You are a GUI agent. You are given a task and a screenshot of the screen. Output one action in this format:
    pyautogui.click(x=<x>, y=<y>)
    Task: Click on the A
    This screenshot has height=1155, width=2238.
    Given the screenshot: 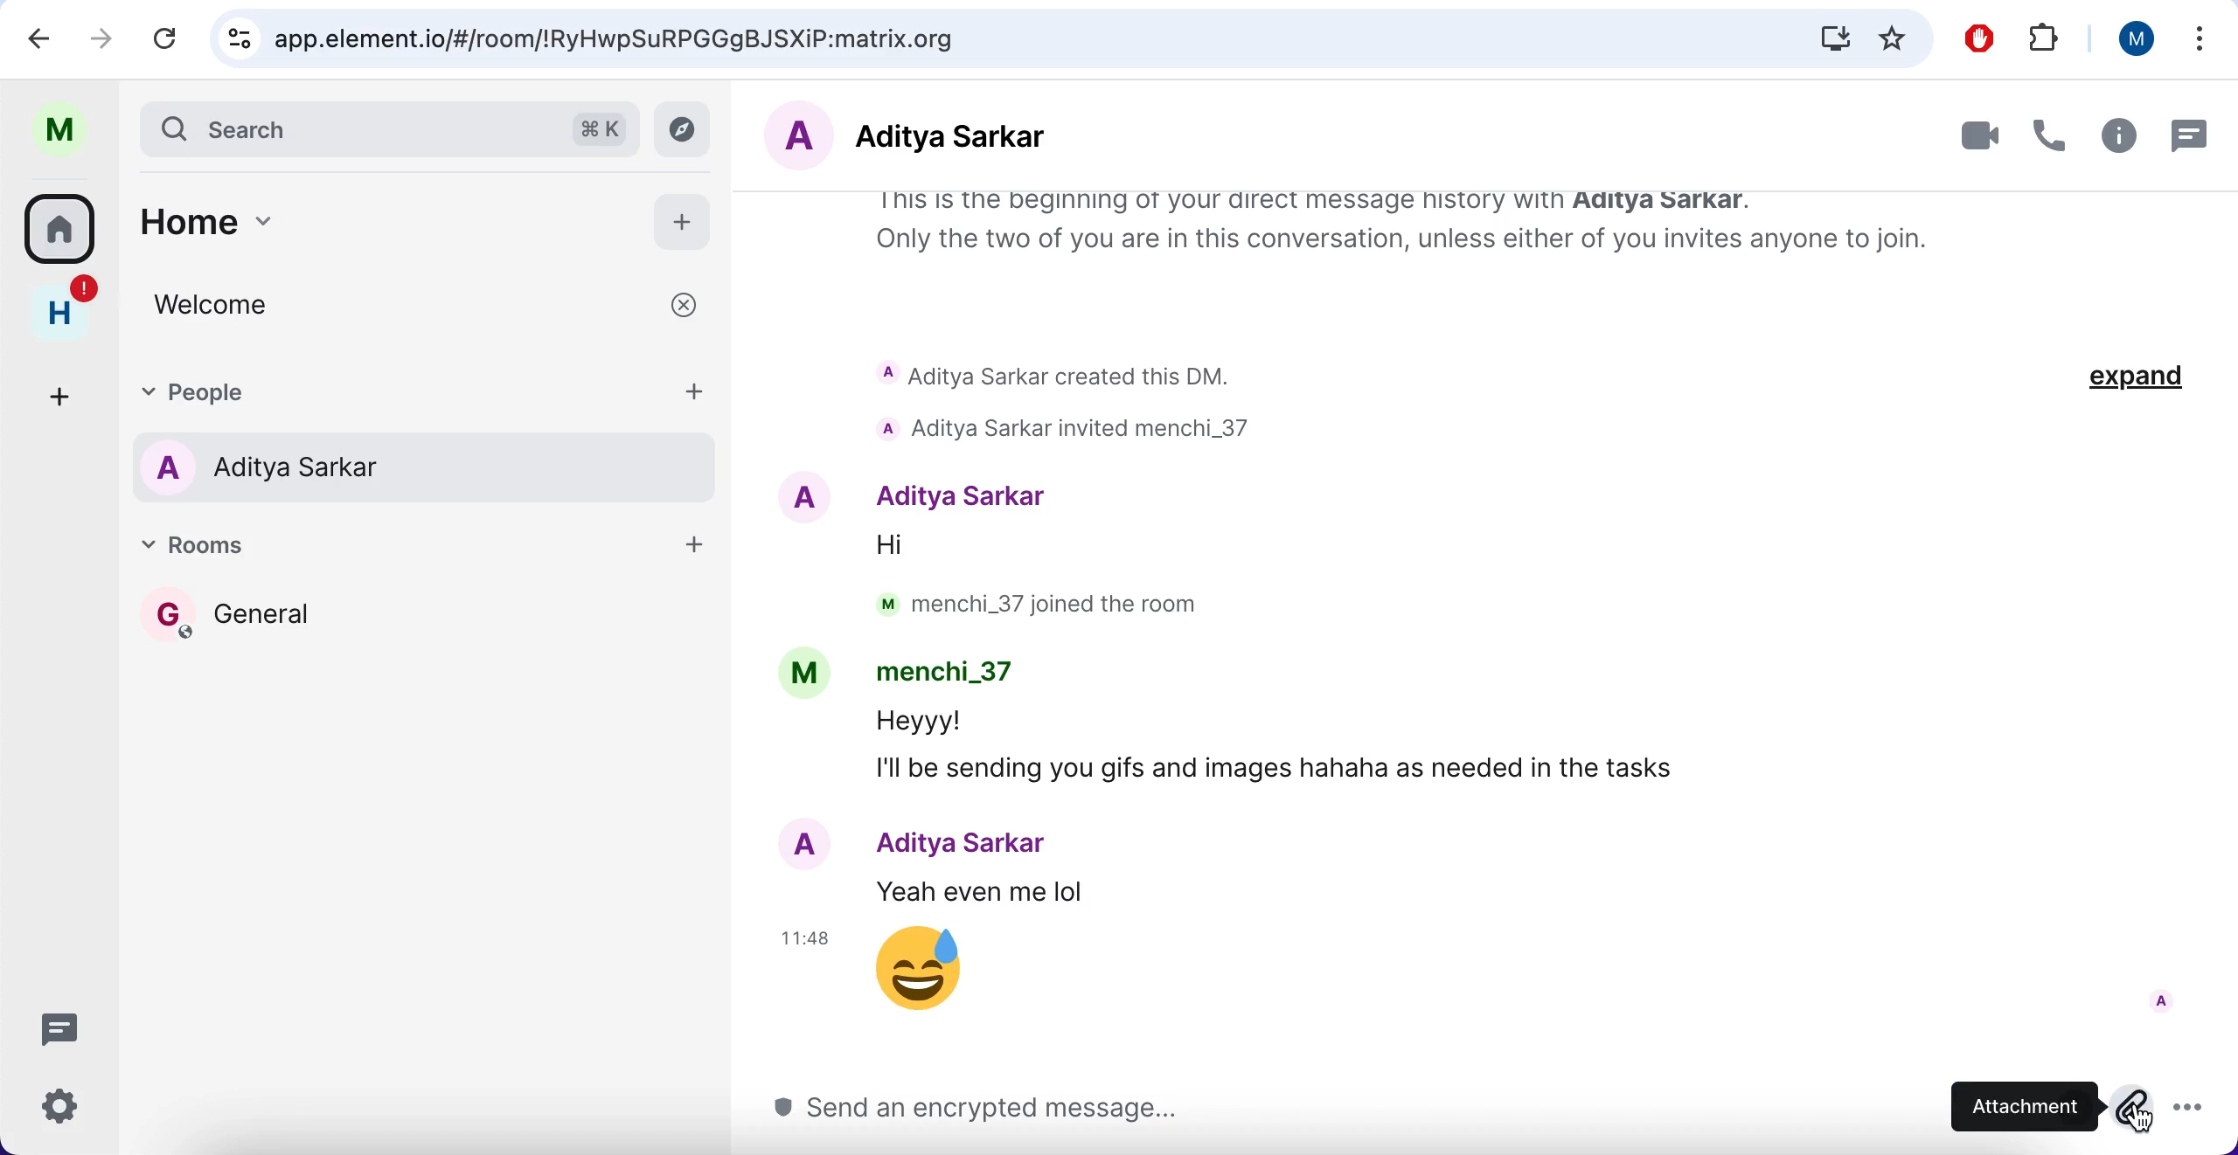 What is the action you would take?
    pyautogui.click(x=798, y=839)
    